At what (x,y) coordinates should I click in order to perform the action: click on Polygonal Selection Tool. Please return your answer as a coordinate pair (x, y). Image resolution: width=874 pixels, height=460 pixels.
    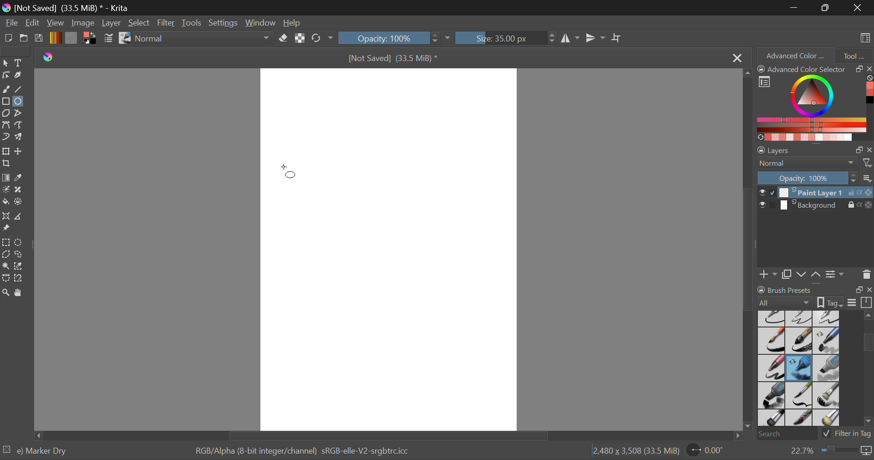
    Looking at the image, I should click on (6, 254).